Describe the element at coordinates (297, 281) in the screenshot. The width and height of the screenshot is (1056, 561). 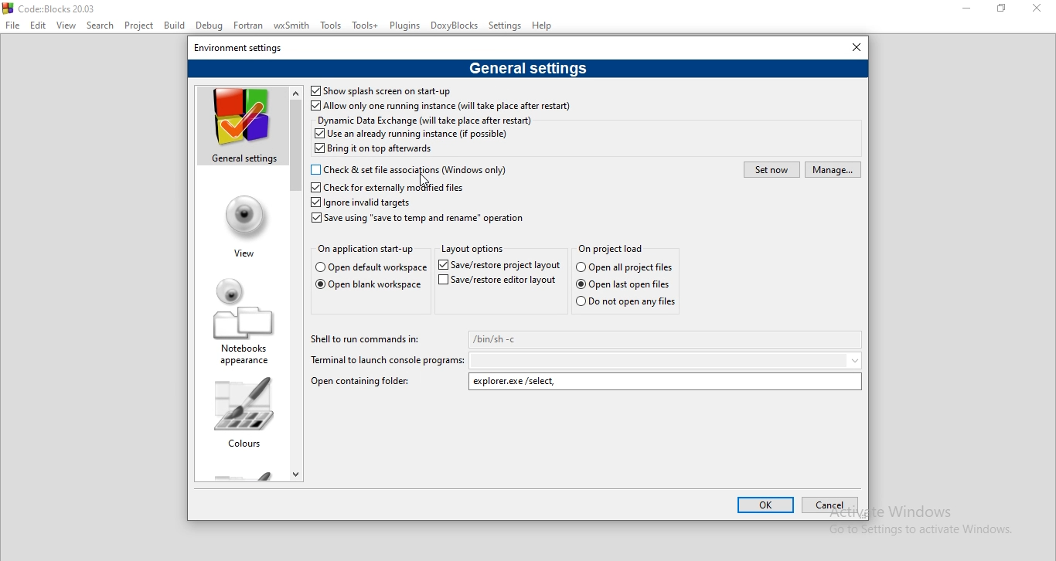
I see `scroll bar` at that location.